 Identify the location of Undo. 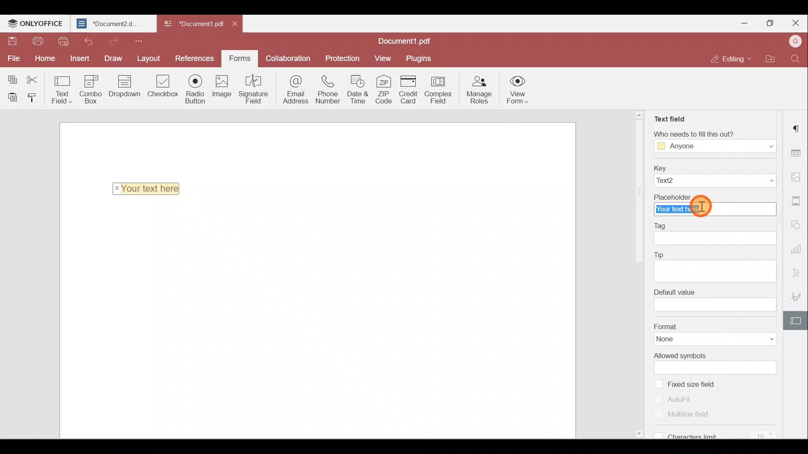
(88, 41).